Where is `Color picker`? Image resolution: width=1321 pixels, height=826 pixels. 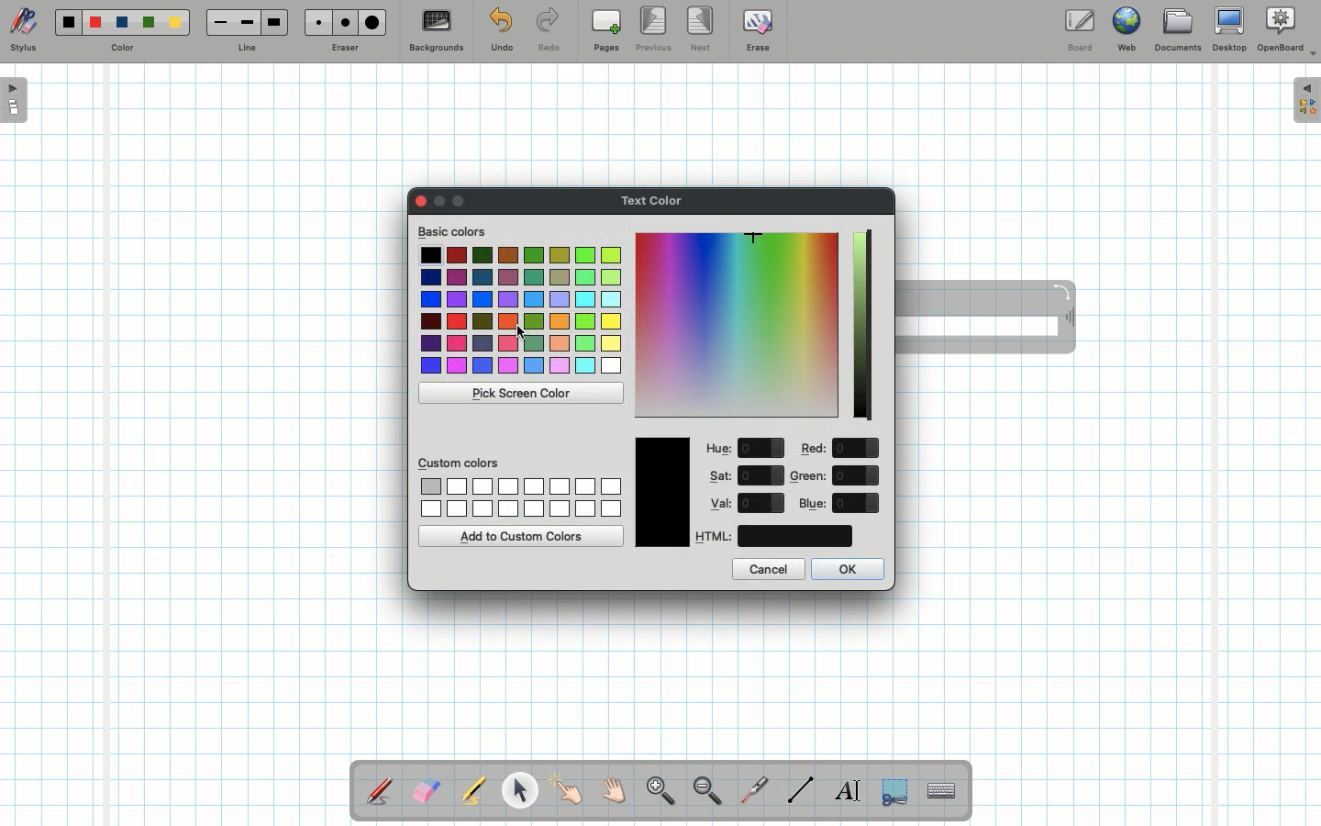 Color picker is located at coordinates (737, 325).